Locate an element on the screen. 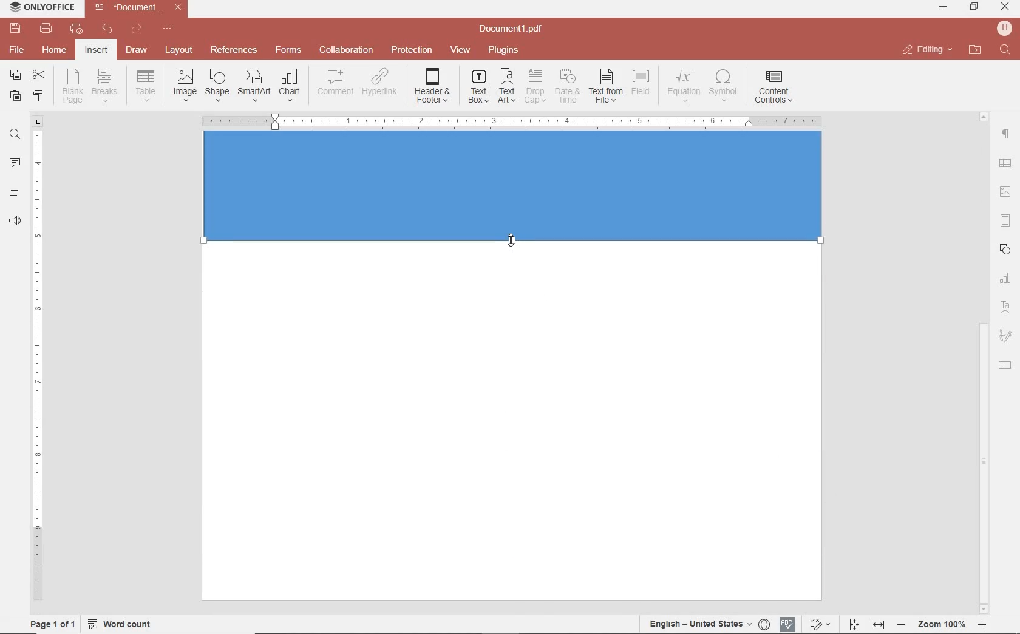 Image resolution: width=1020 pixels, height=634 pixels. ADD HYPERLINK is located at coordinates (381, 84).